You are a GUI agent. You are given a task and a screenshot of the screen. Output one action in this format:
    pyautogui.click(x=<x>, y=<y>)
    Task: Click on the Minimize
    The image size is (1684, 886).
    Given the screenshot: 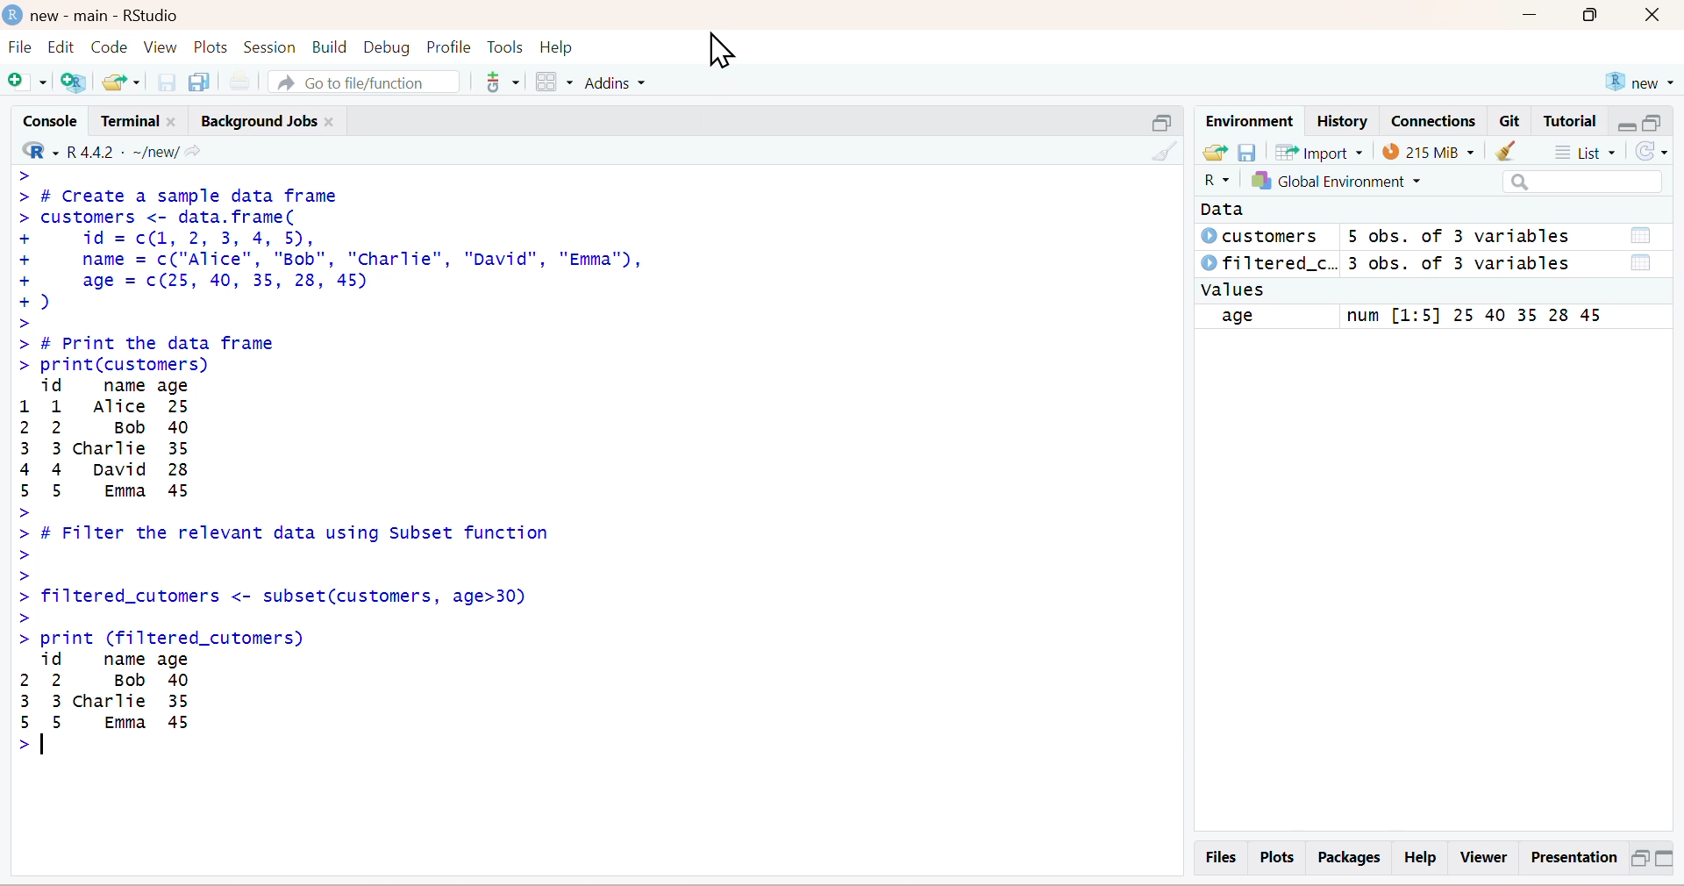 What is the action you would take?
    pyautogui.click(x=1670, y=860)
    